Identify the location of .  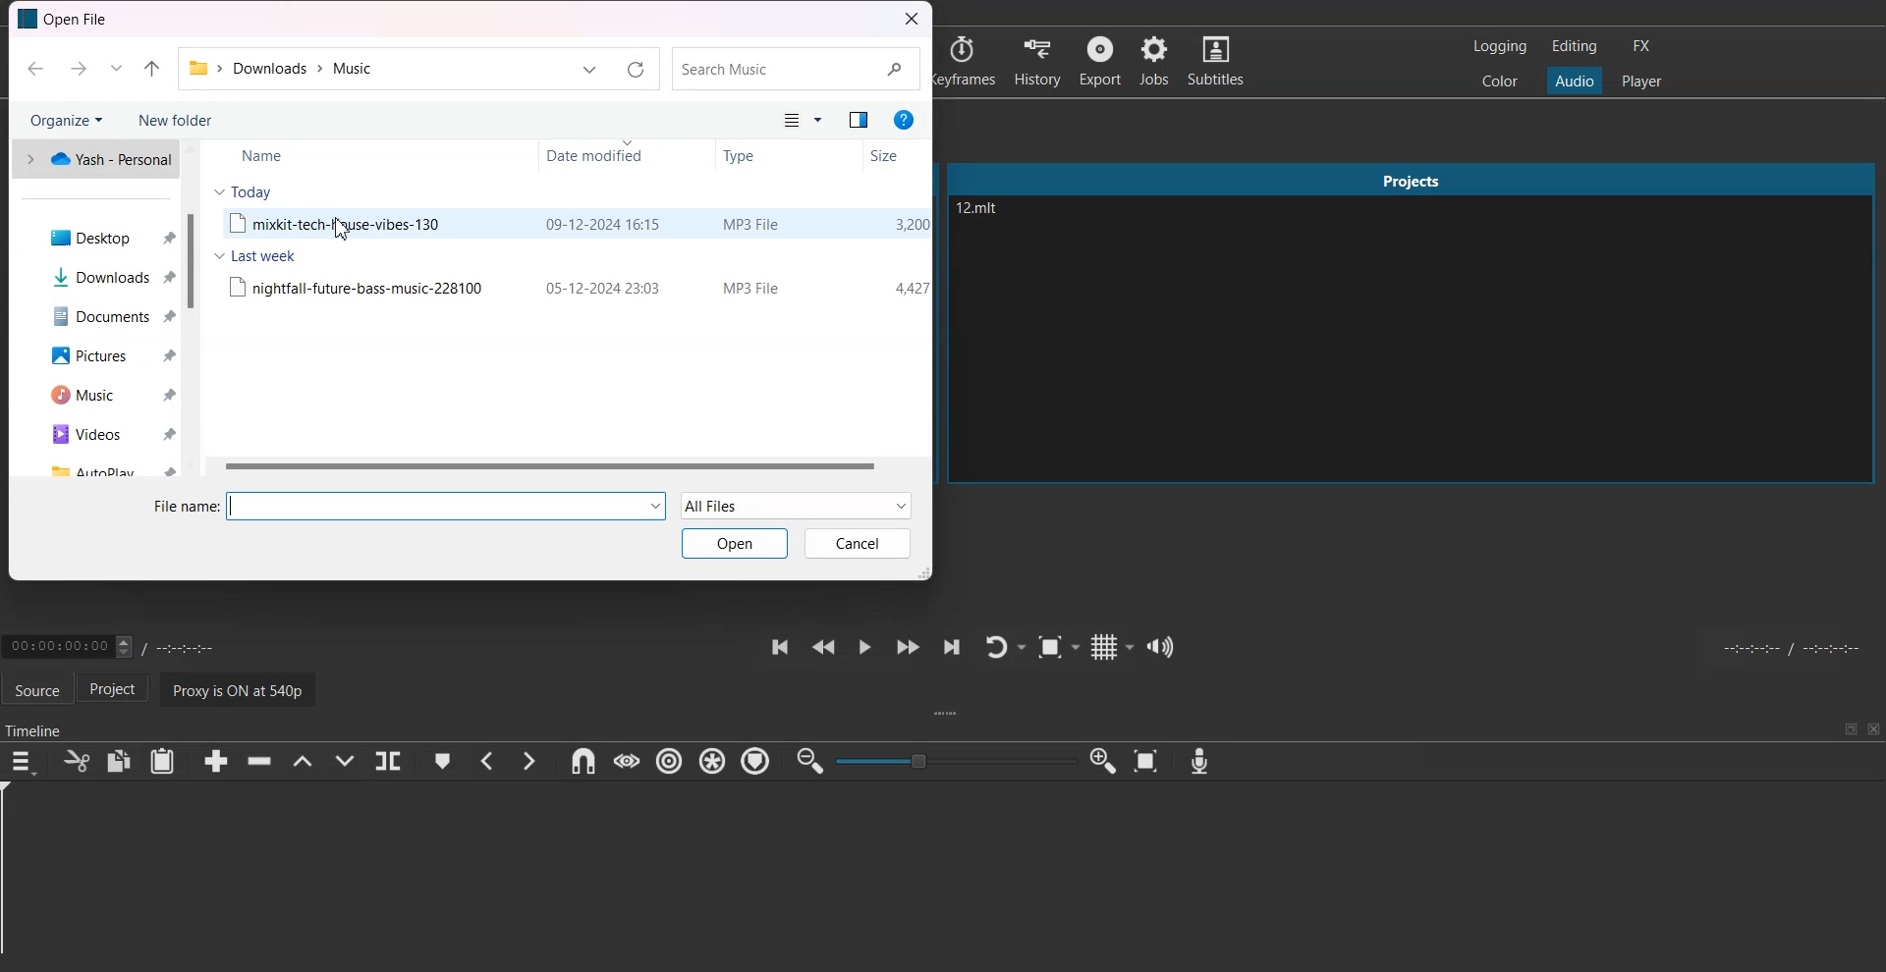
(822, 122).